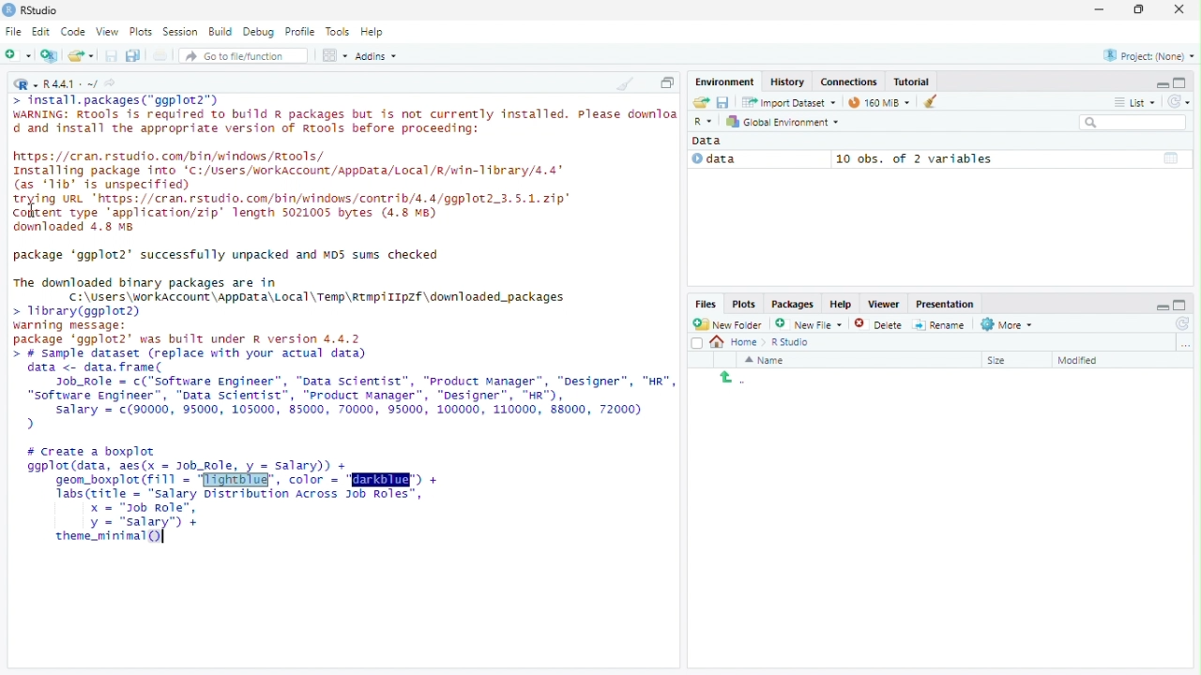  I want to click on Import Dataset, so click(788, 103).